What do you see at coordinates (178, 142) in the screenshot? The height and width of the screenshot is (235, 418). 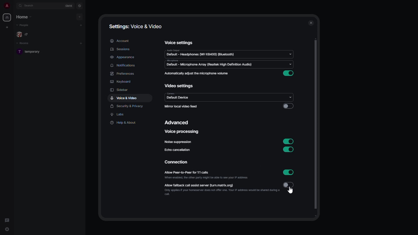 I see `noise suppression` at bounding box center [178, 142].